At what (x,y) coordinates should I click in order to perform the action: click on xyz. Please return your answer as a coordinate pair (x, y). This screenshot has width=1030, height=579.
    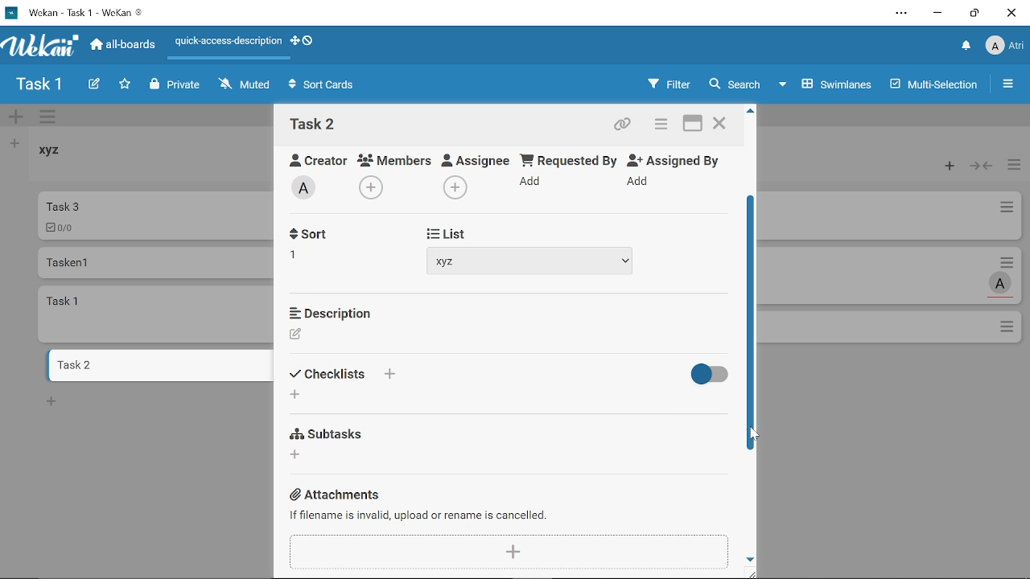
    Looking at the image, I should click on (532, 262).